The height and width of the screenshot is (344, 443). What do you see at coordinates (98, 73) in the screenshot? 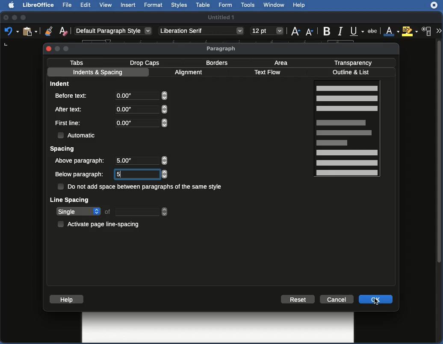
I see `Indents and spacing` at bounding box center [98, 73].